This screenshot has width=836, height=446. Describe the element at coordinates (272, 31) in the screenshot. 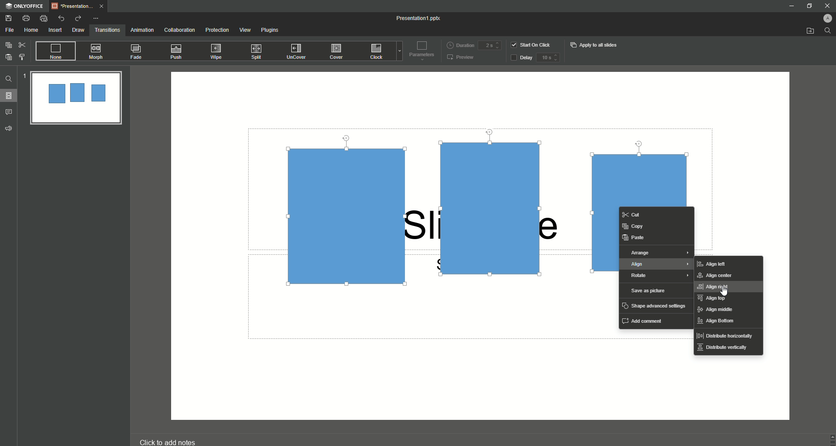

I see `Plugins` at that location.